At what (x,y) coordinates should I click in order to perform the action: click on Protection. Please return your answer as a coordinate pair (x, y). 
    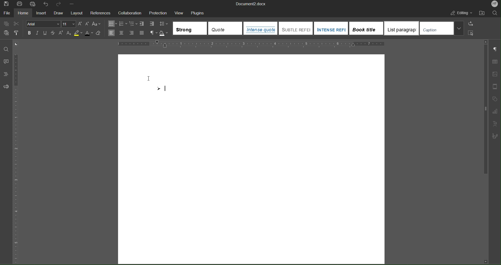
    Looking at the image, I should click on (159, 13).